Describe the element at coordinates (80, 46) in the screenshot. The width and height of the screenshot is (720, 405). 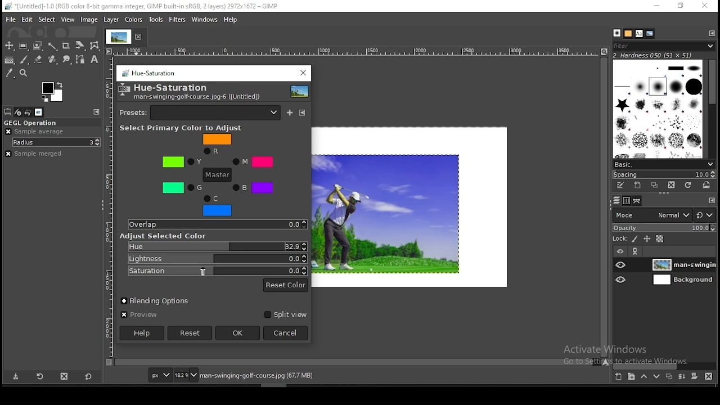
I see `crop tool` at that location.